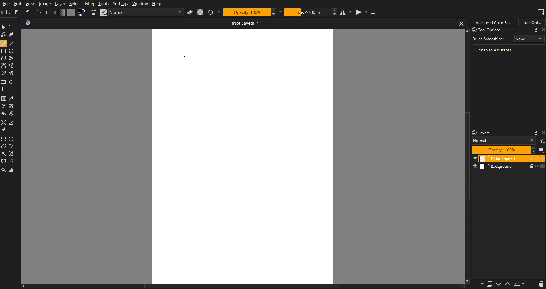 Image resolution: width=546 pixels, height=289 pixels. What do you see at coordinates (542, 141) in the screenshot?
I see `Filter` at bounding box center [542, 141].